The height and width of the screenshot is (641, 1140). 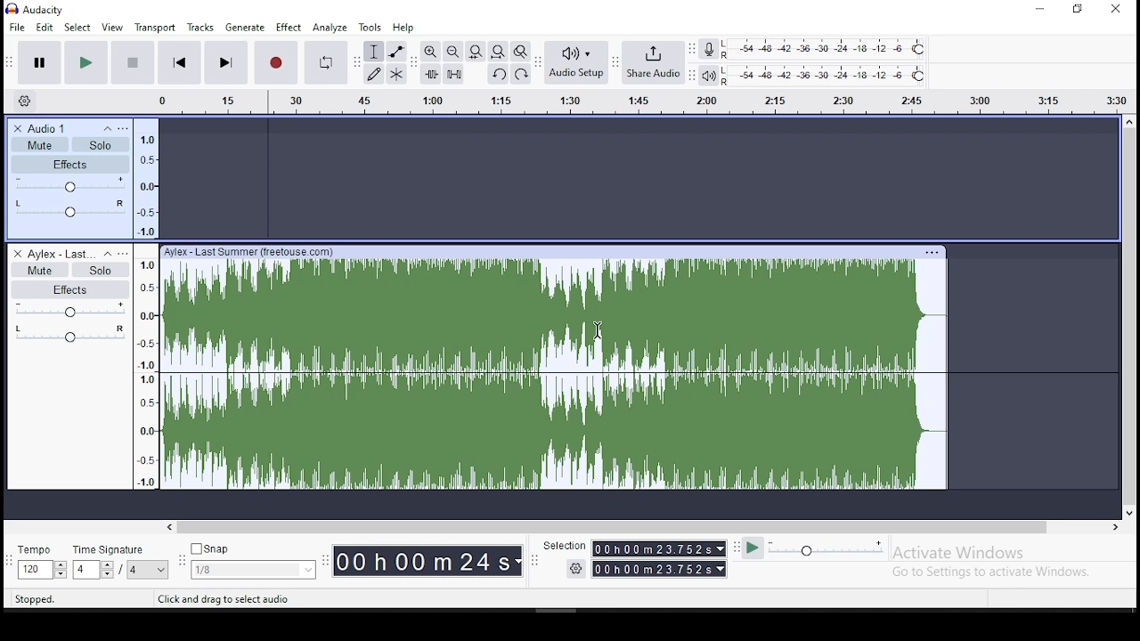 What do you see at coordinates (374, 51) in the screenshot?
I see `selection tool` at bounding box center [374, 51].